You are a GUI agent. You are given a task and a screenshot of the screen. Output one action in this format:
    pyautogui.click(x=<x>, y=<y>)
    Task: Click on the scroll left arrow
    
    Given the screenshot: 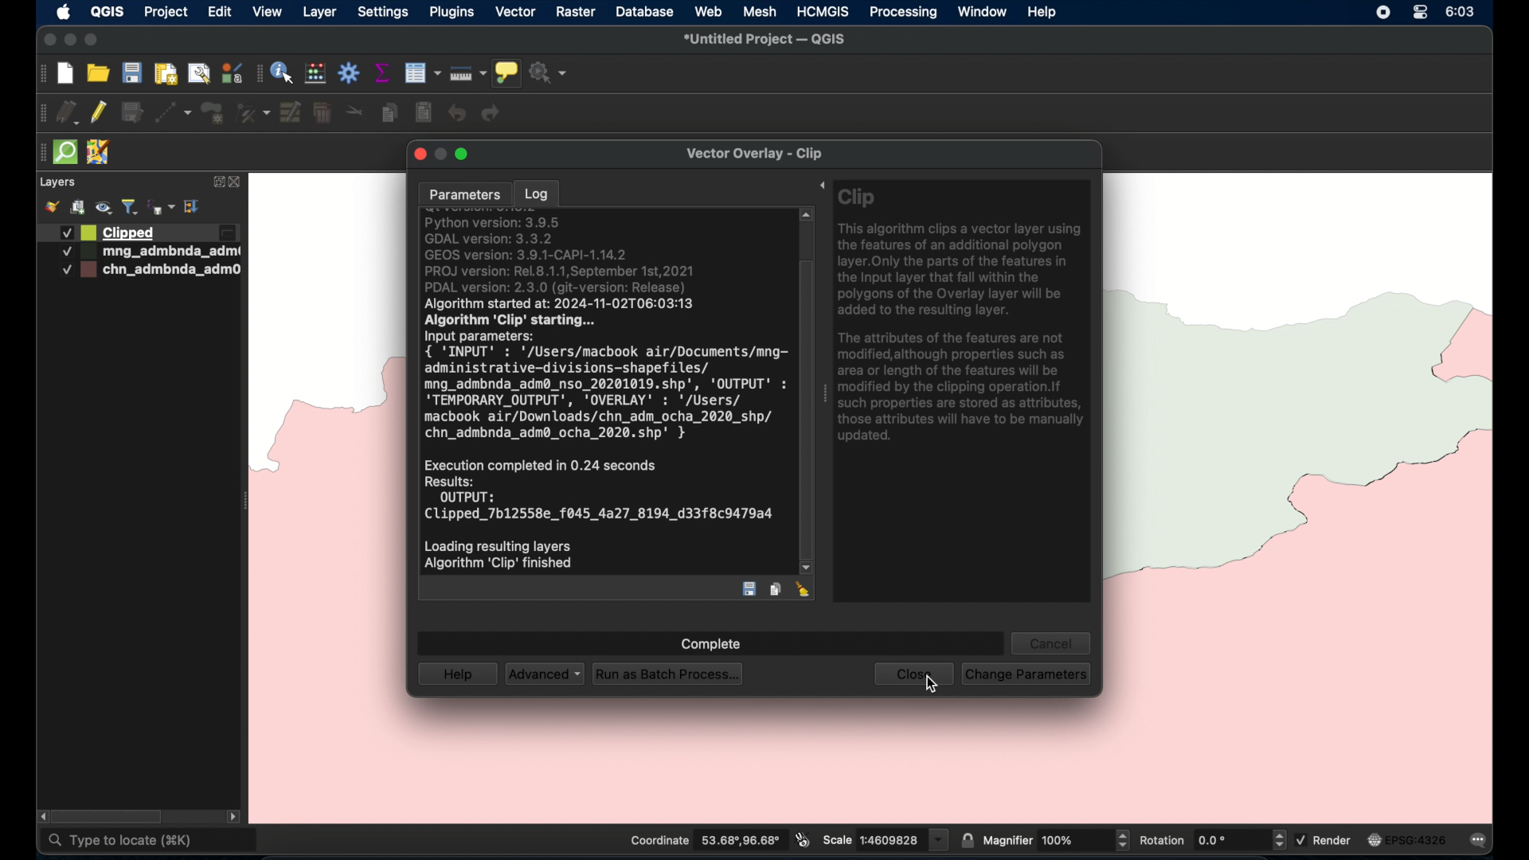 What is the action you would take?
    pyautogui.click(x=40, y=816)
    